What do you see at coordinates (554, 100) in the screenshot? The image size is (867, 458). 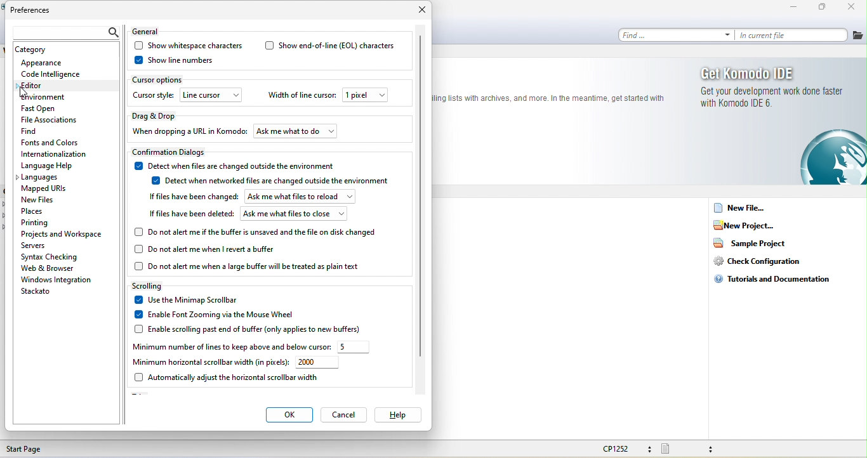 I see `when connected to the internet this panel provide link to komodo resources including the community site mailing list with archive and more.` at bounding box center [554, 100].